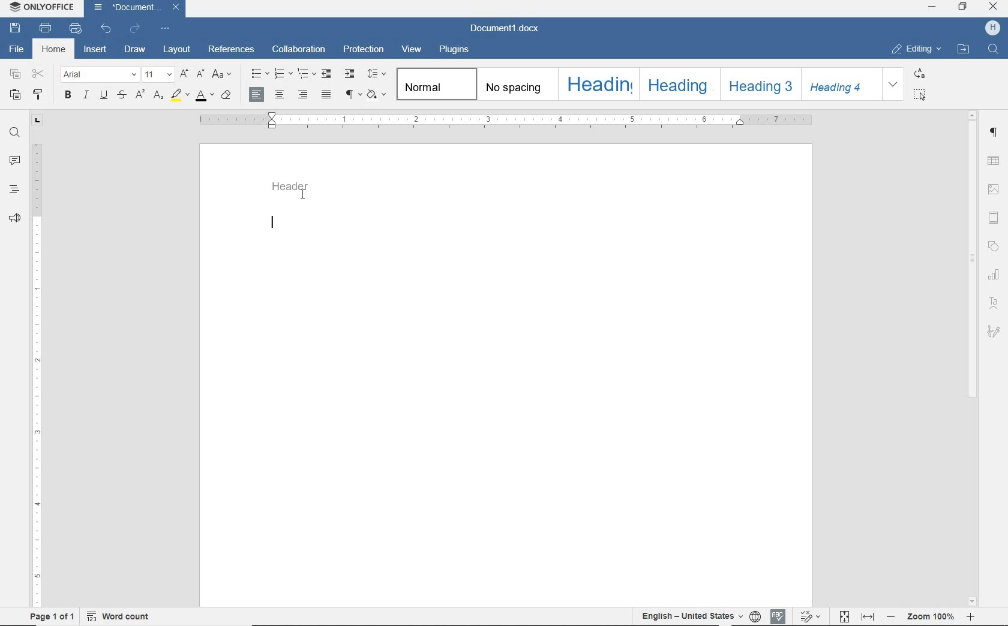 The width and height of the screenshot is (1008, 626). What do you see at coordinates (185, 74) in the screenshot?
I see `increment font size` at bounding box center [185, 74].